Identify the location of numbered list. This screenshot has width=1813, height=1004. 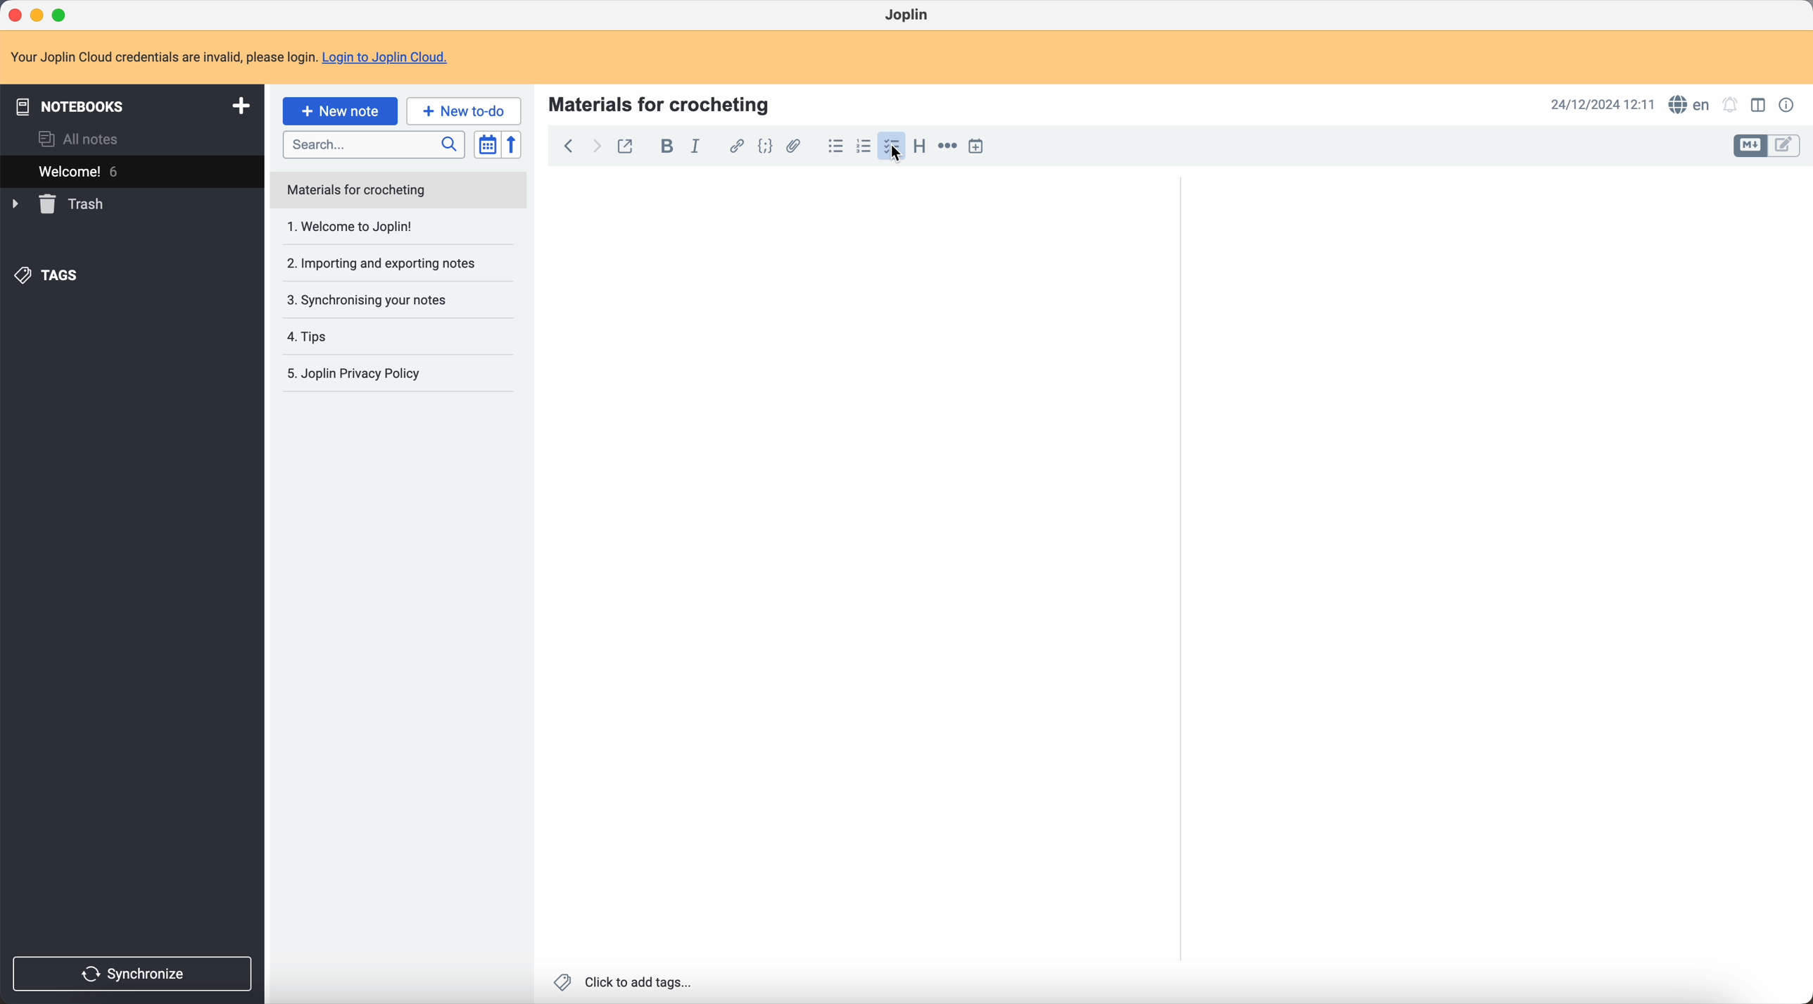
(862, 146).